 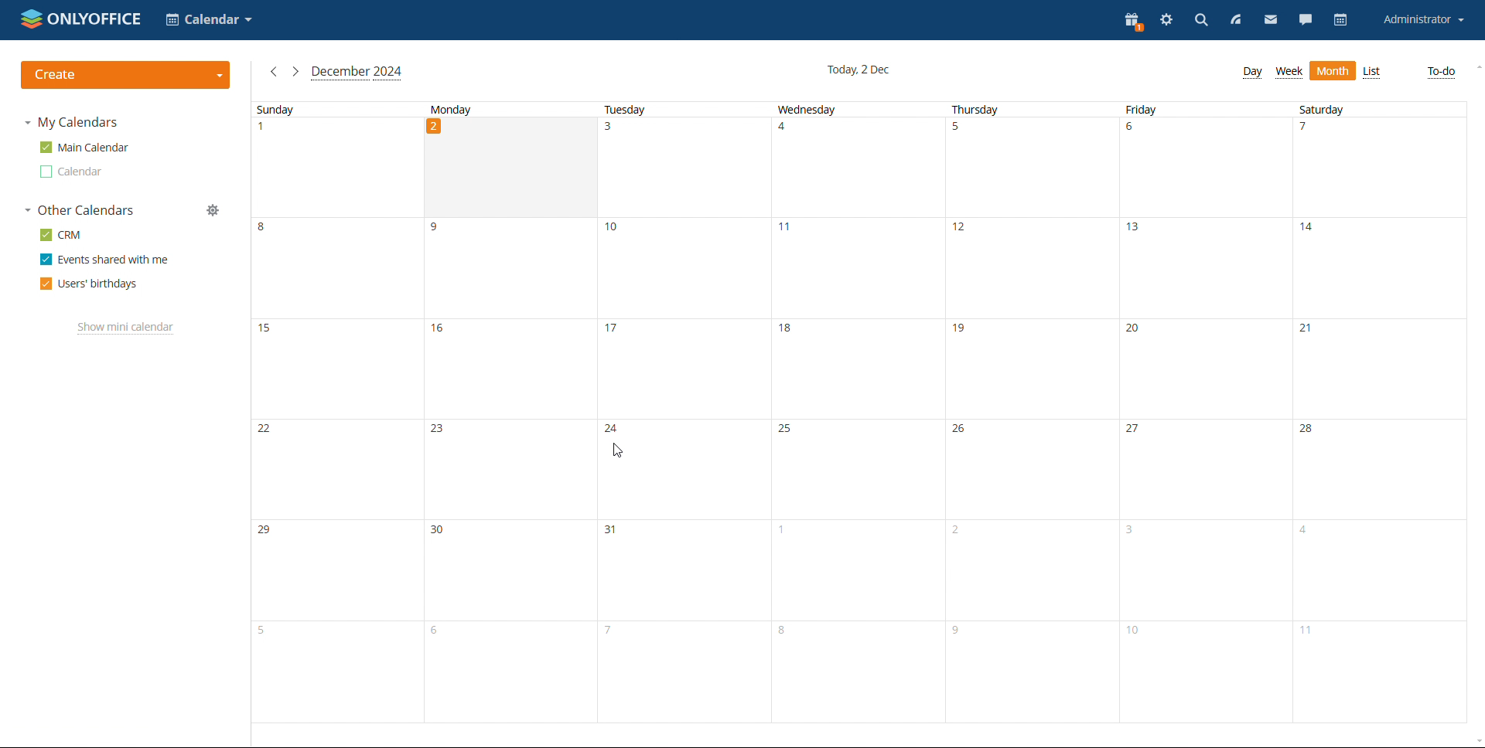 I want to click on 29, so click(x=268, y=532).